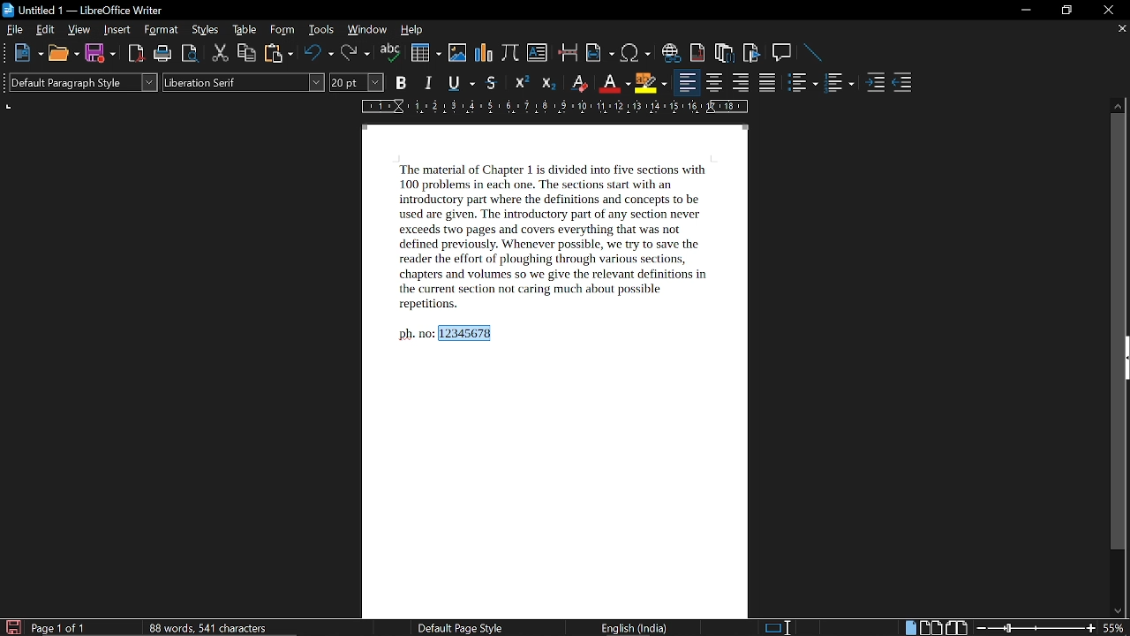 Image resolution: width=1130 pixels, height=636 pixels. What do you see at coordinates (577, 83) in the screenshot?
I see `eraser` at bounding box center [577, 83].